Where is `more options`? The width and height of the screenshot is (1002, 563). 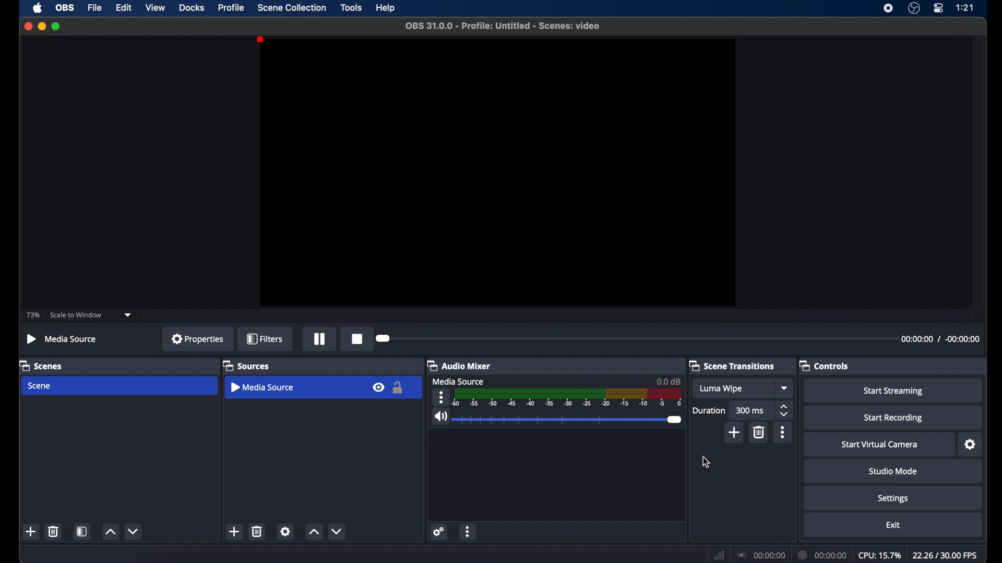
more options is located at coordinates (783, 432).